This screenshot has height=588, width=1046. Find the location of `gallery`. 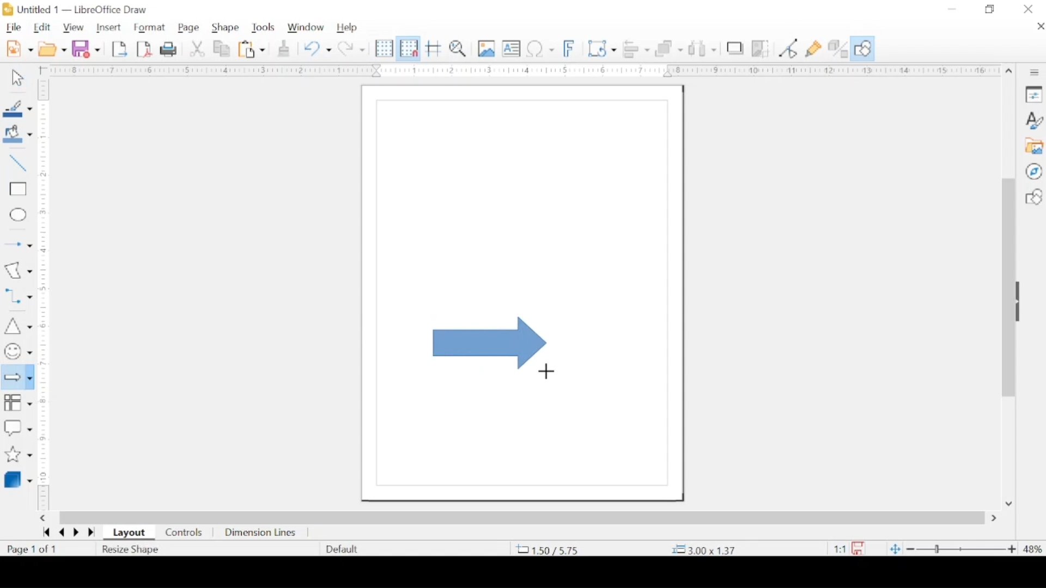

gallery is located at coordinates (1033, 146).